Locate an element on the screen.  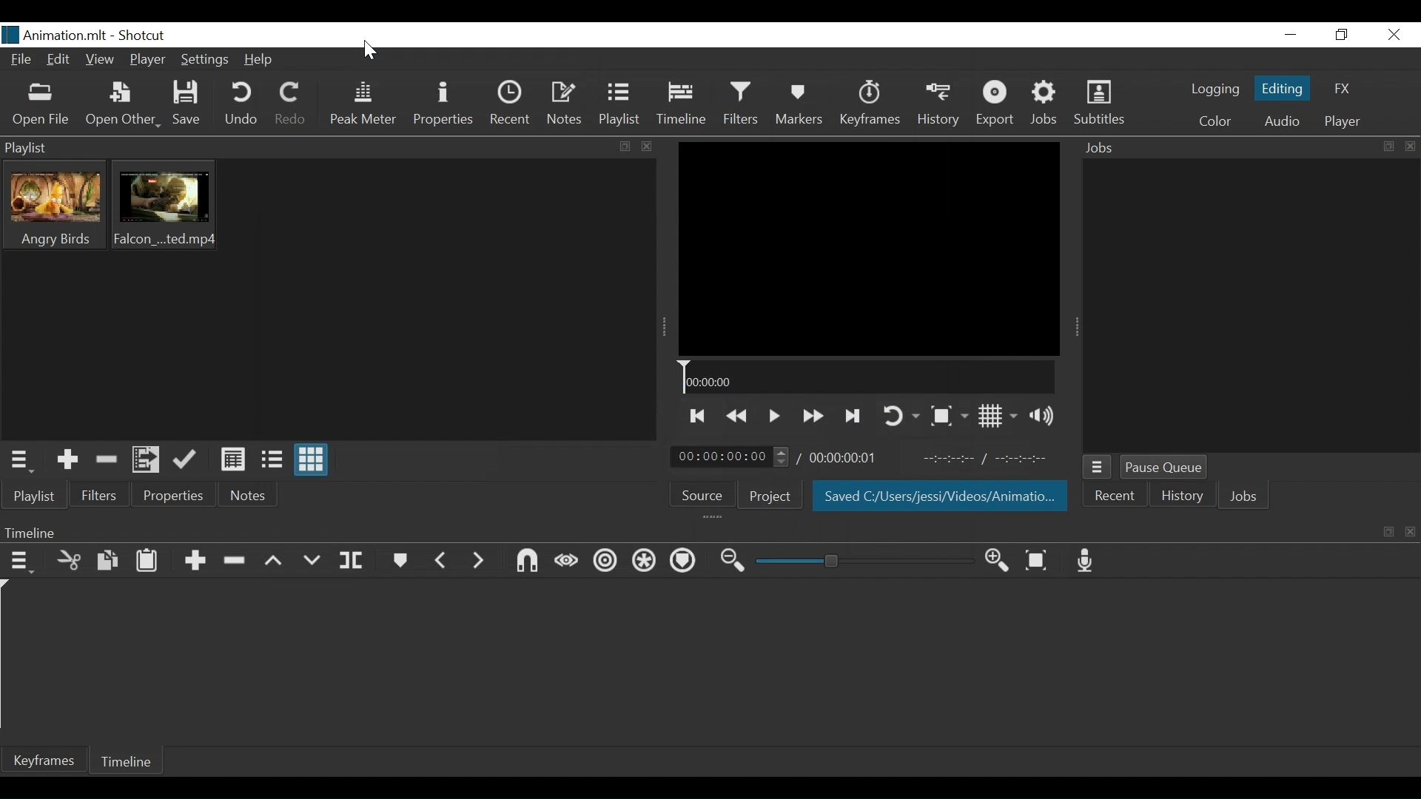
Media Viewer is located at coordinates (868, 249).